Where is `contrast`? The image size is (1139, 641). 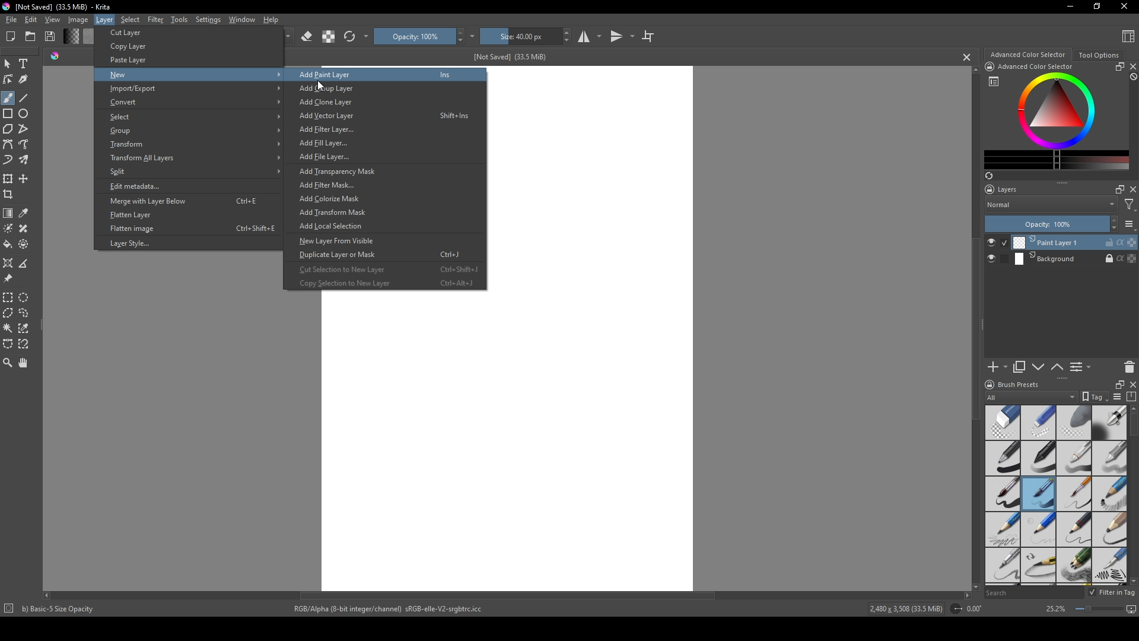 contrast is located at coordinates (328, 36).